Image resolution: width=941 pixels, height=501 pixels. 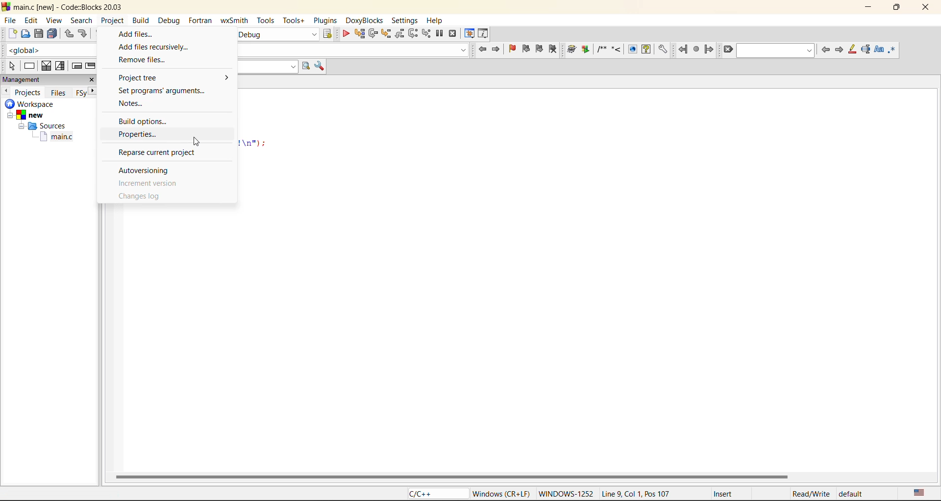 I want to click on search, so click(x=81, y=21).